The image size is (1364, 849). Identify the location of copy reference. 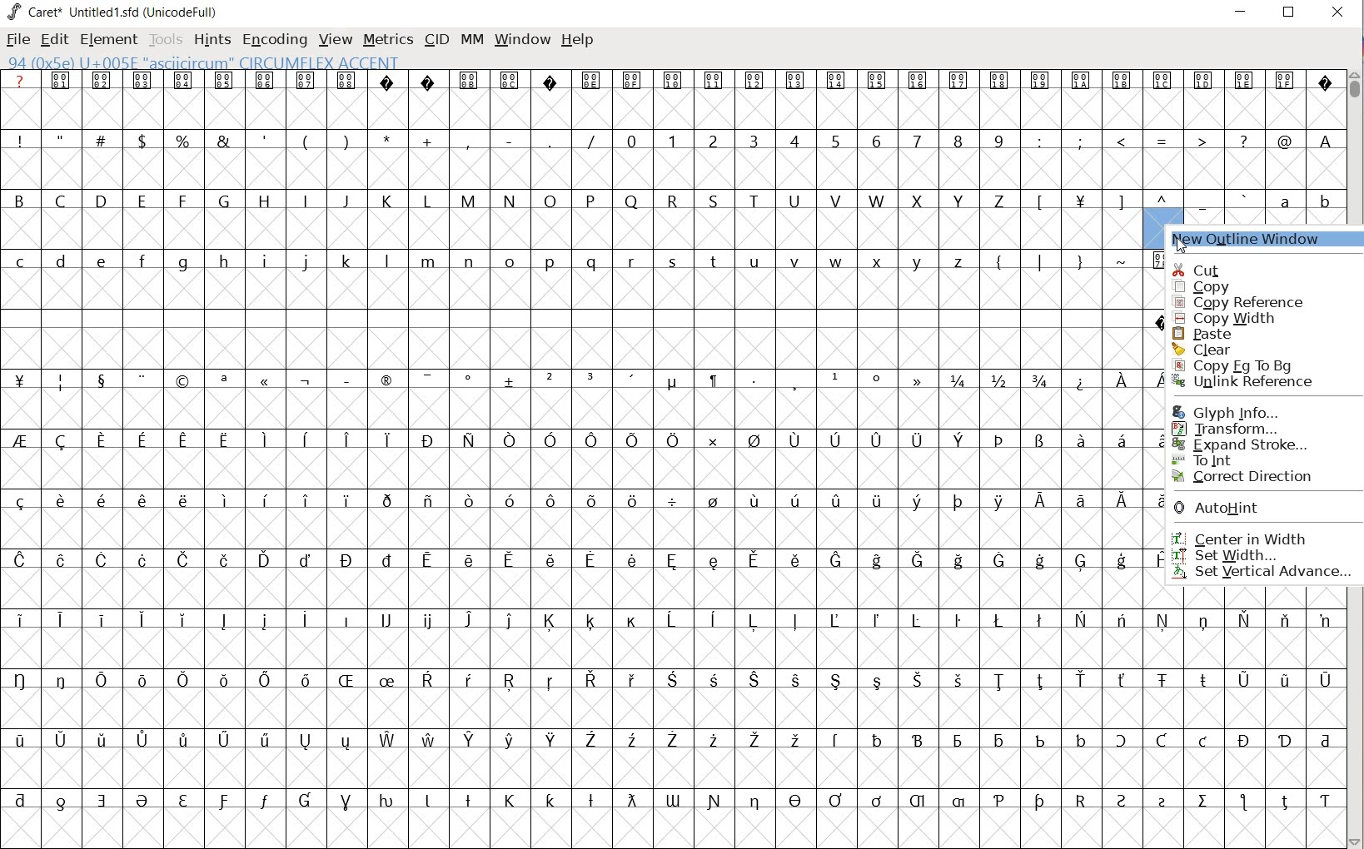
(1238, 303).